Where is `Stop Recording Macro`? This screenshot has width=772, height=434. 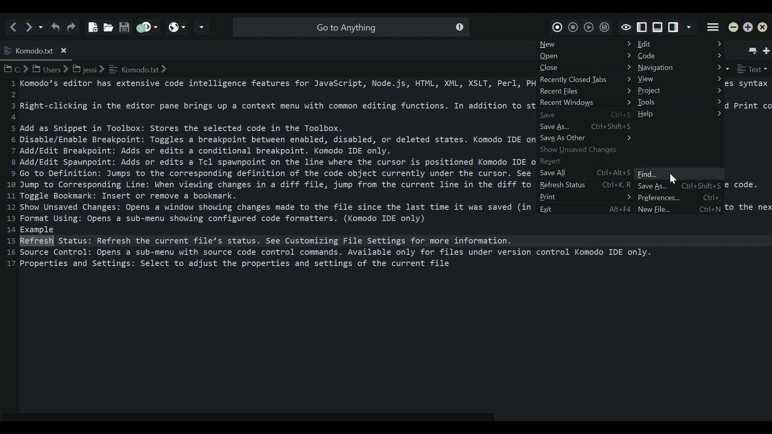
Stop Recording Macro is located at coordinates (573, 26).